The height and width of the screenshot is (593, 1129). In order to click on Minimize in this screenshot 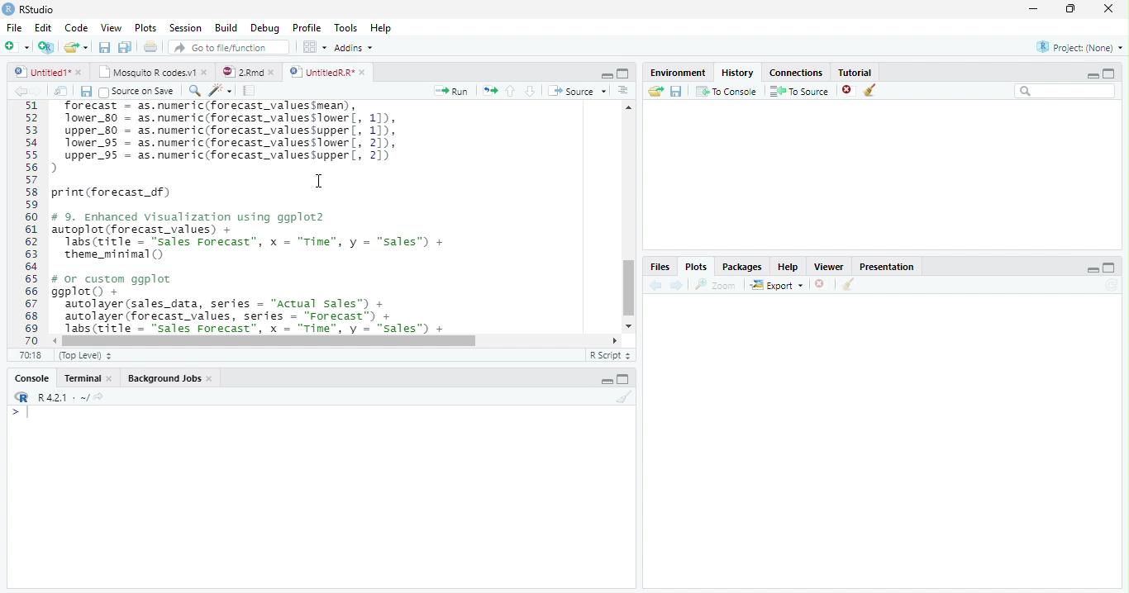, I will do `click(1089, 269)`.